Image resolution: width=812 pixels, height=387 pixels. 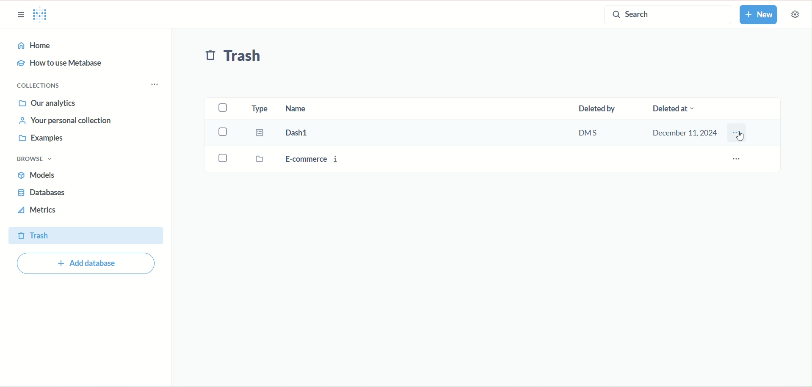 I want to click on Metabase logo, so click(x=43, y=16).